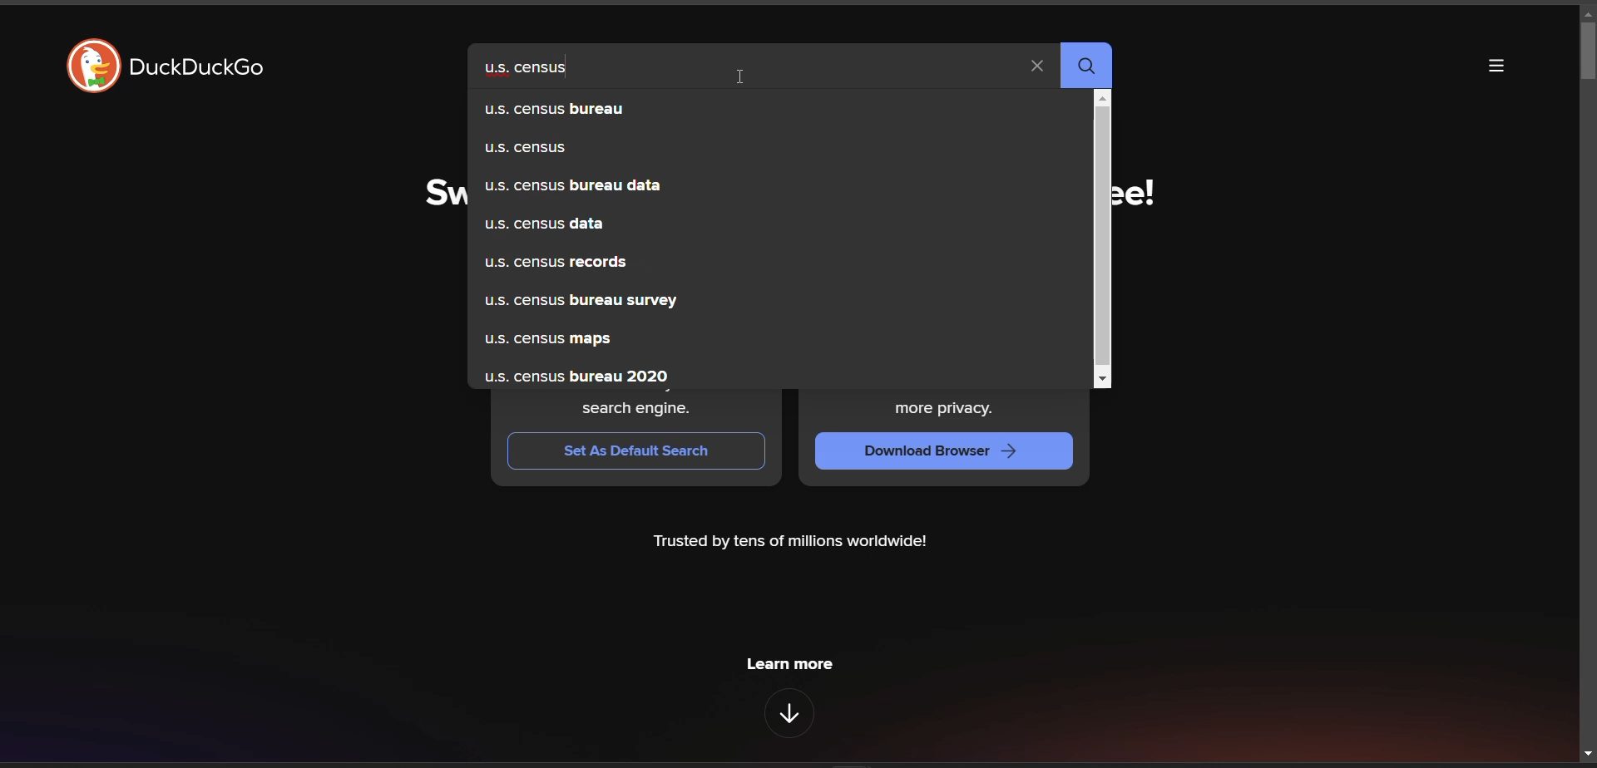  Describe the element at coordinates (792, 714) in the screenshot. I see `features` at that location.